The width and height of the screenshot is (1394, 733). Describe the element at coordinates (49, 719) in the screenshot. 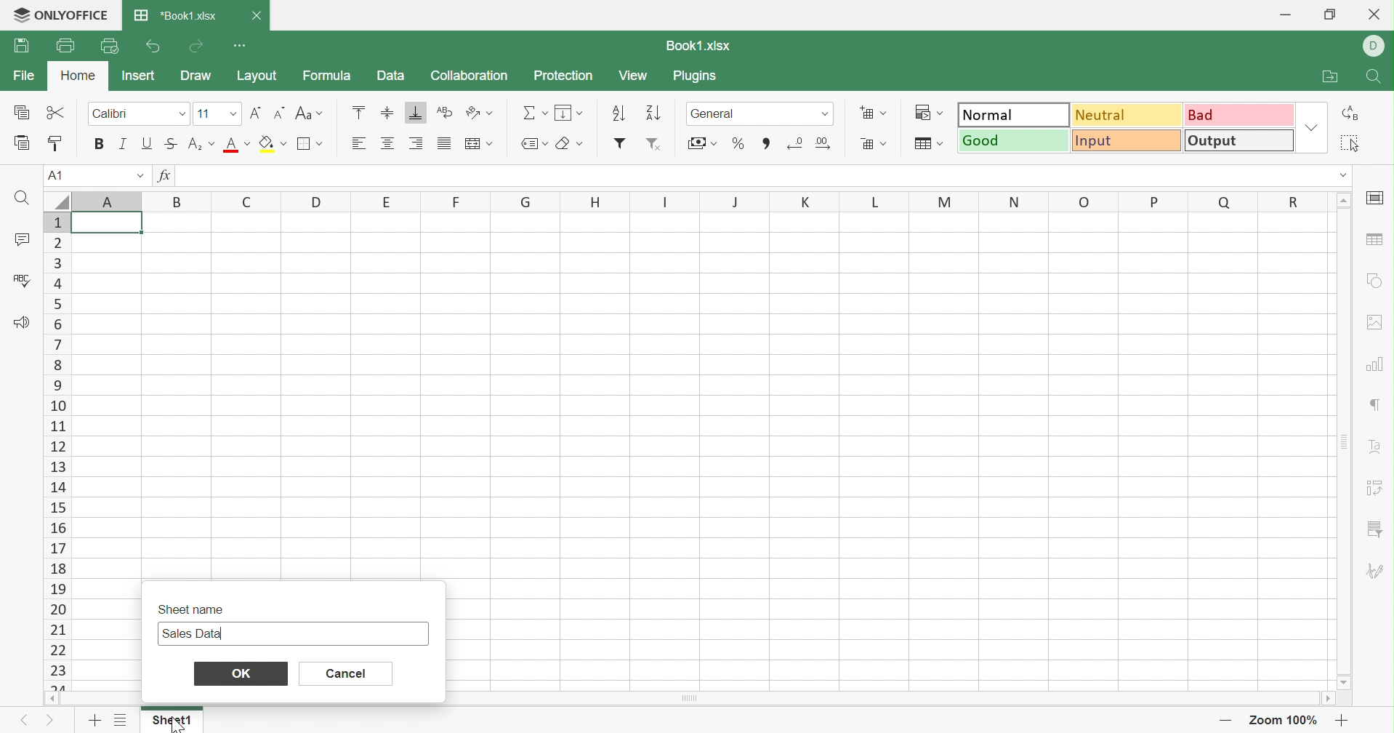

I see `Next` at that location.